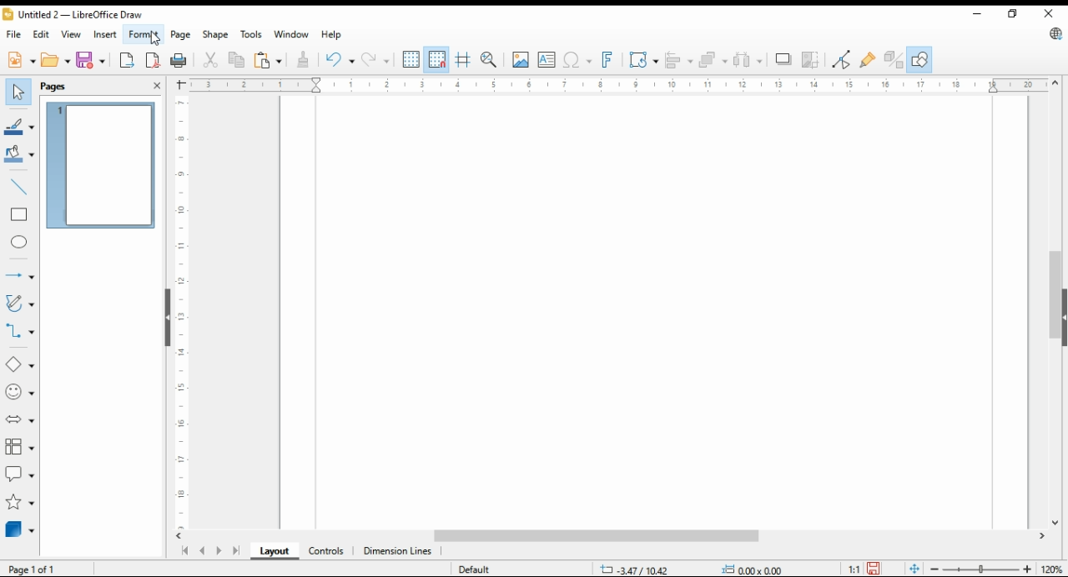 The image size is (1068, 577). Describe the element at coordinates (268, 59) in the screenshot. I see `paste` at that location.